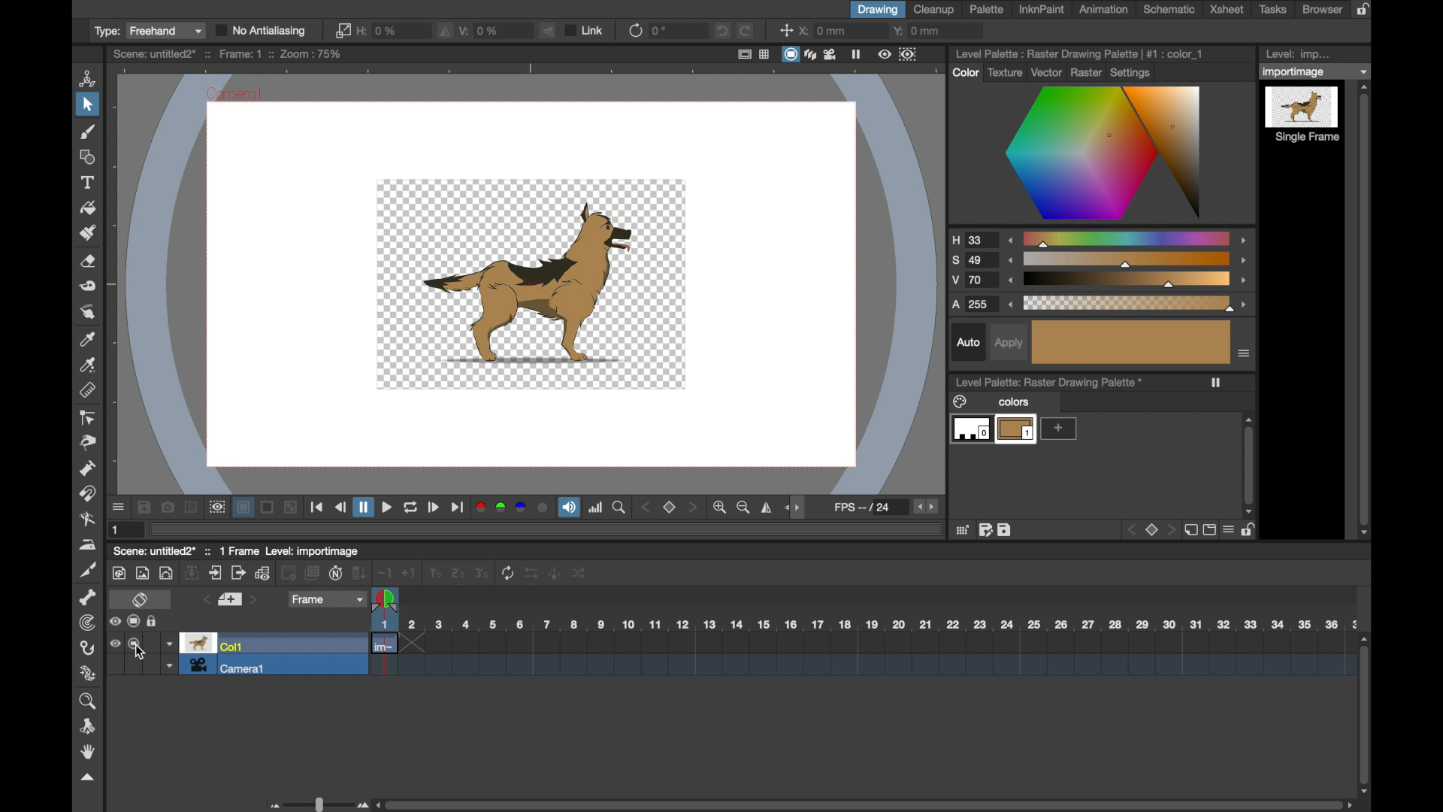 This screenshot has height=812, width=1443. What do you see at coordinates (521, 507) in the screenshot?
I see `blue` at bounding box center [521, 507].